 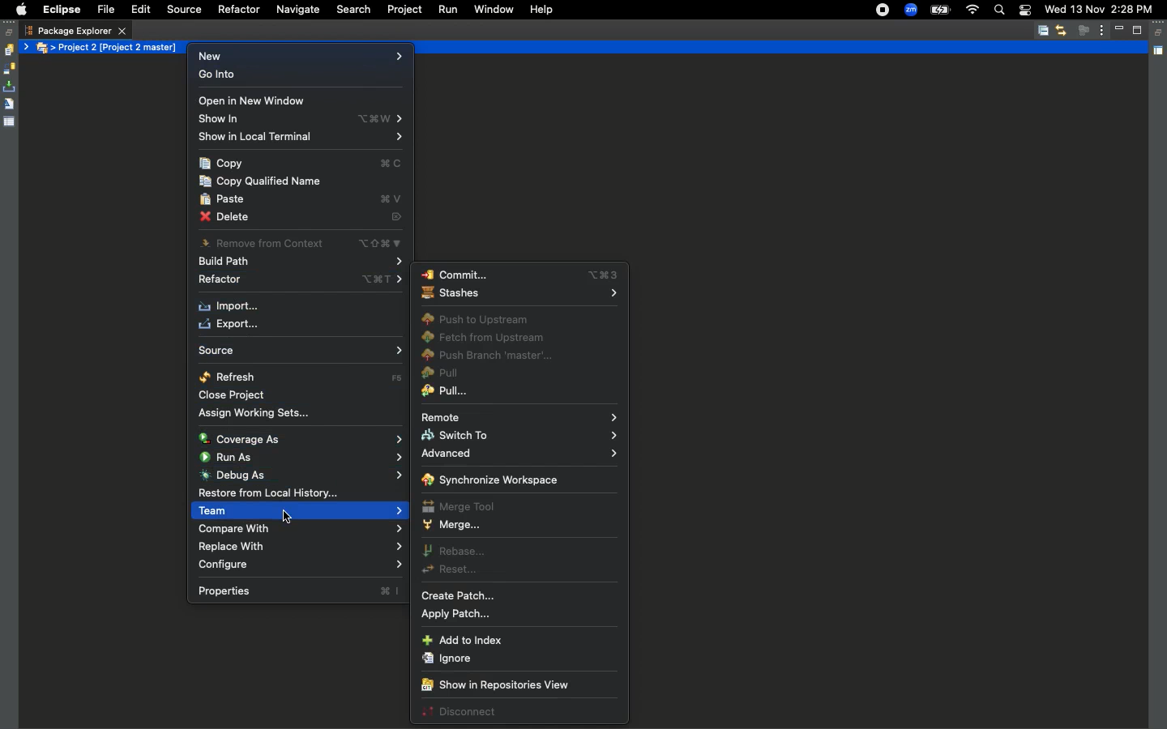 I want to click on Show in, so click(x=305, y=121).